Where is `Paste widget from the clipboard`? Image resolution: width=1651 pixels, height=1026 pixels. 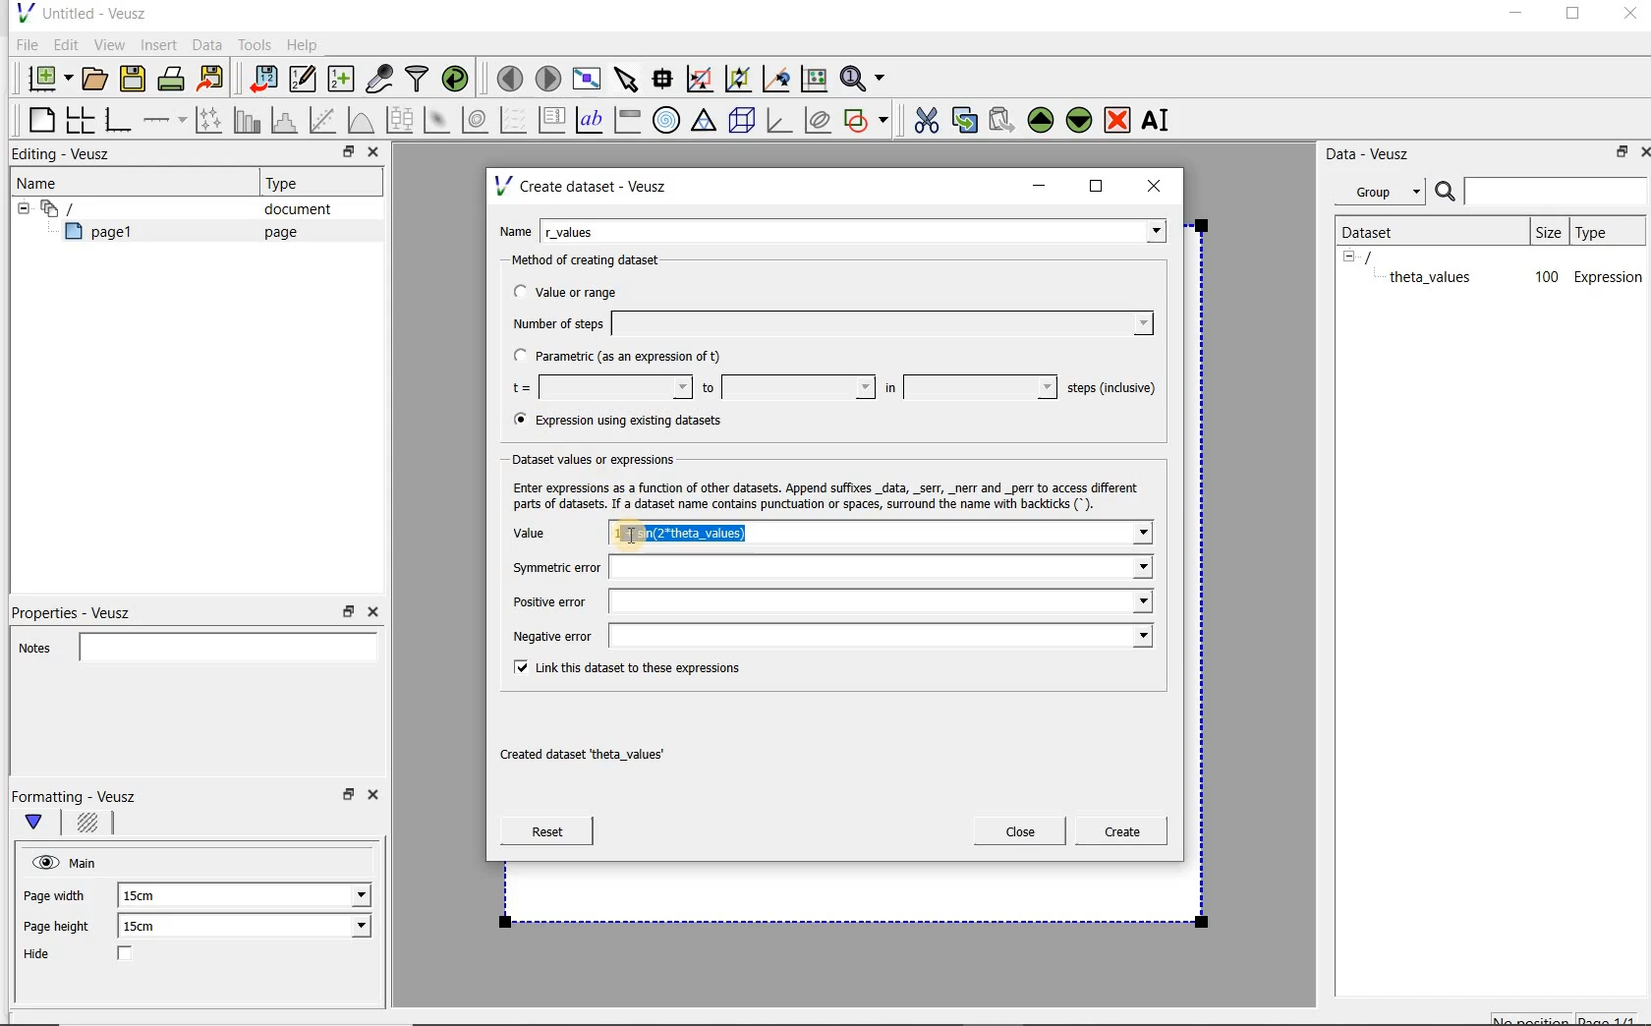
Paste widget from the clipboard is located at coordinates (1004, 120).